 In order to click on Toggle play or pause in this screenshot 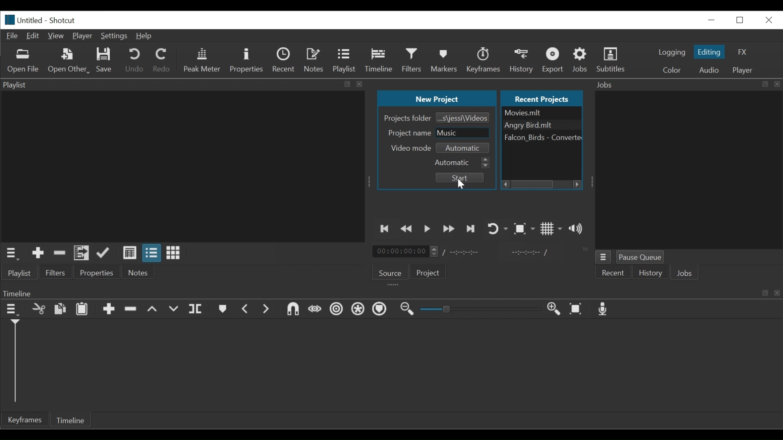, I will do `click(427, 230)`.